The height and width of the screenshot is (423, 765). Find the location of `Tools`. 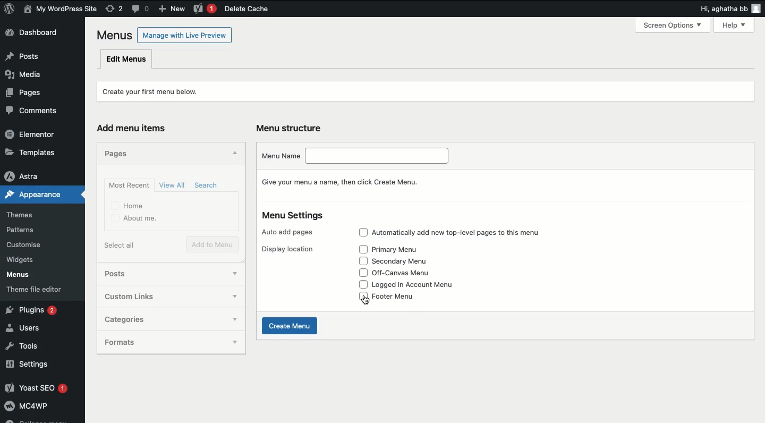

Tools is located at coordinates (27, 346).